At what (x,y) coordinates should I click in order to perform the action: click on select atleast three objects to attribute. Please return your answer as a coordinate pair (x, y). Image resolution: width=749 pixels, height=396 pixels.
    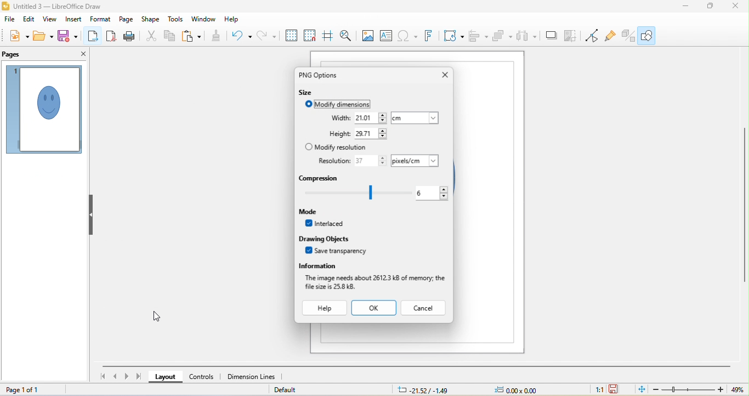
    Looking at the image, I should click on (526, 36).